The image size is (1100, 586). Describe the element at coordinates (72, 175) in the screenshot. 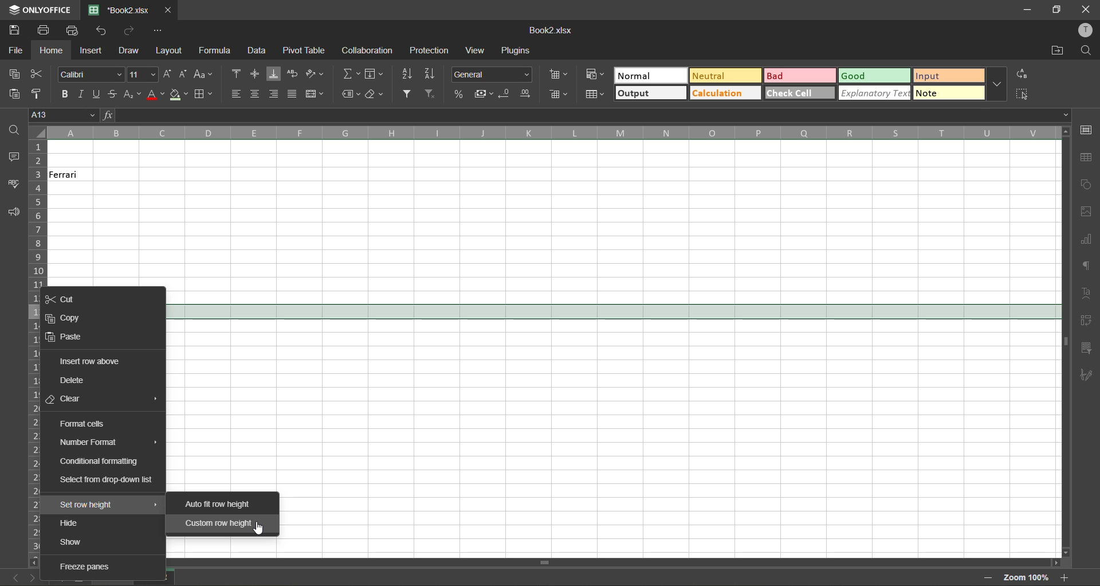

I see `Ferrari` at that location.